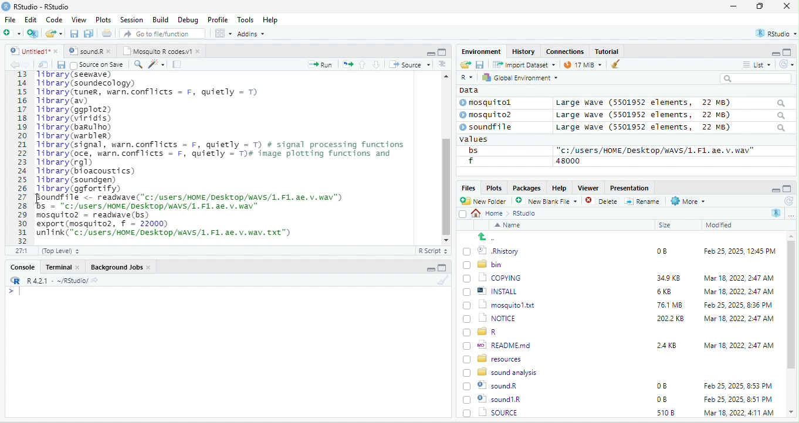 Image resolution: width=799 pixels, height=423 pixels. I want to click on 76.1 MB, so click(669, 304).